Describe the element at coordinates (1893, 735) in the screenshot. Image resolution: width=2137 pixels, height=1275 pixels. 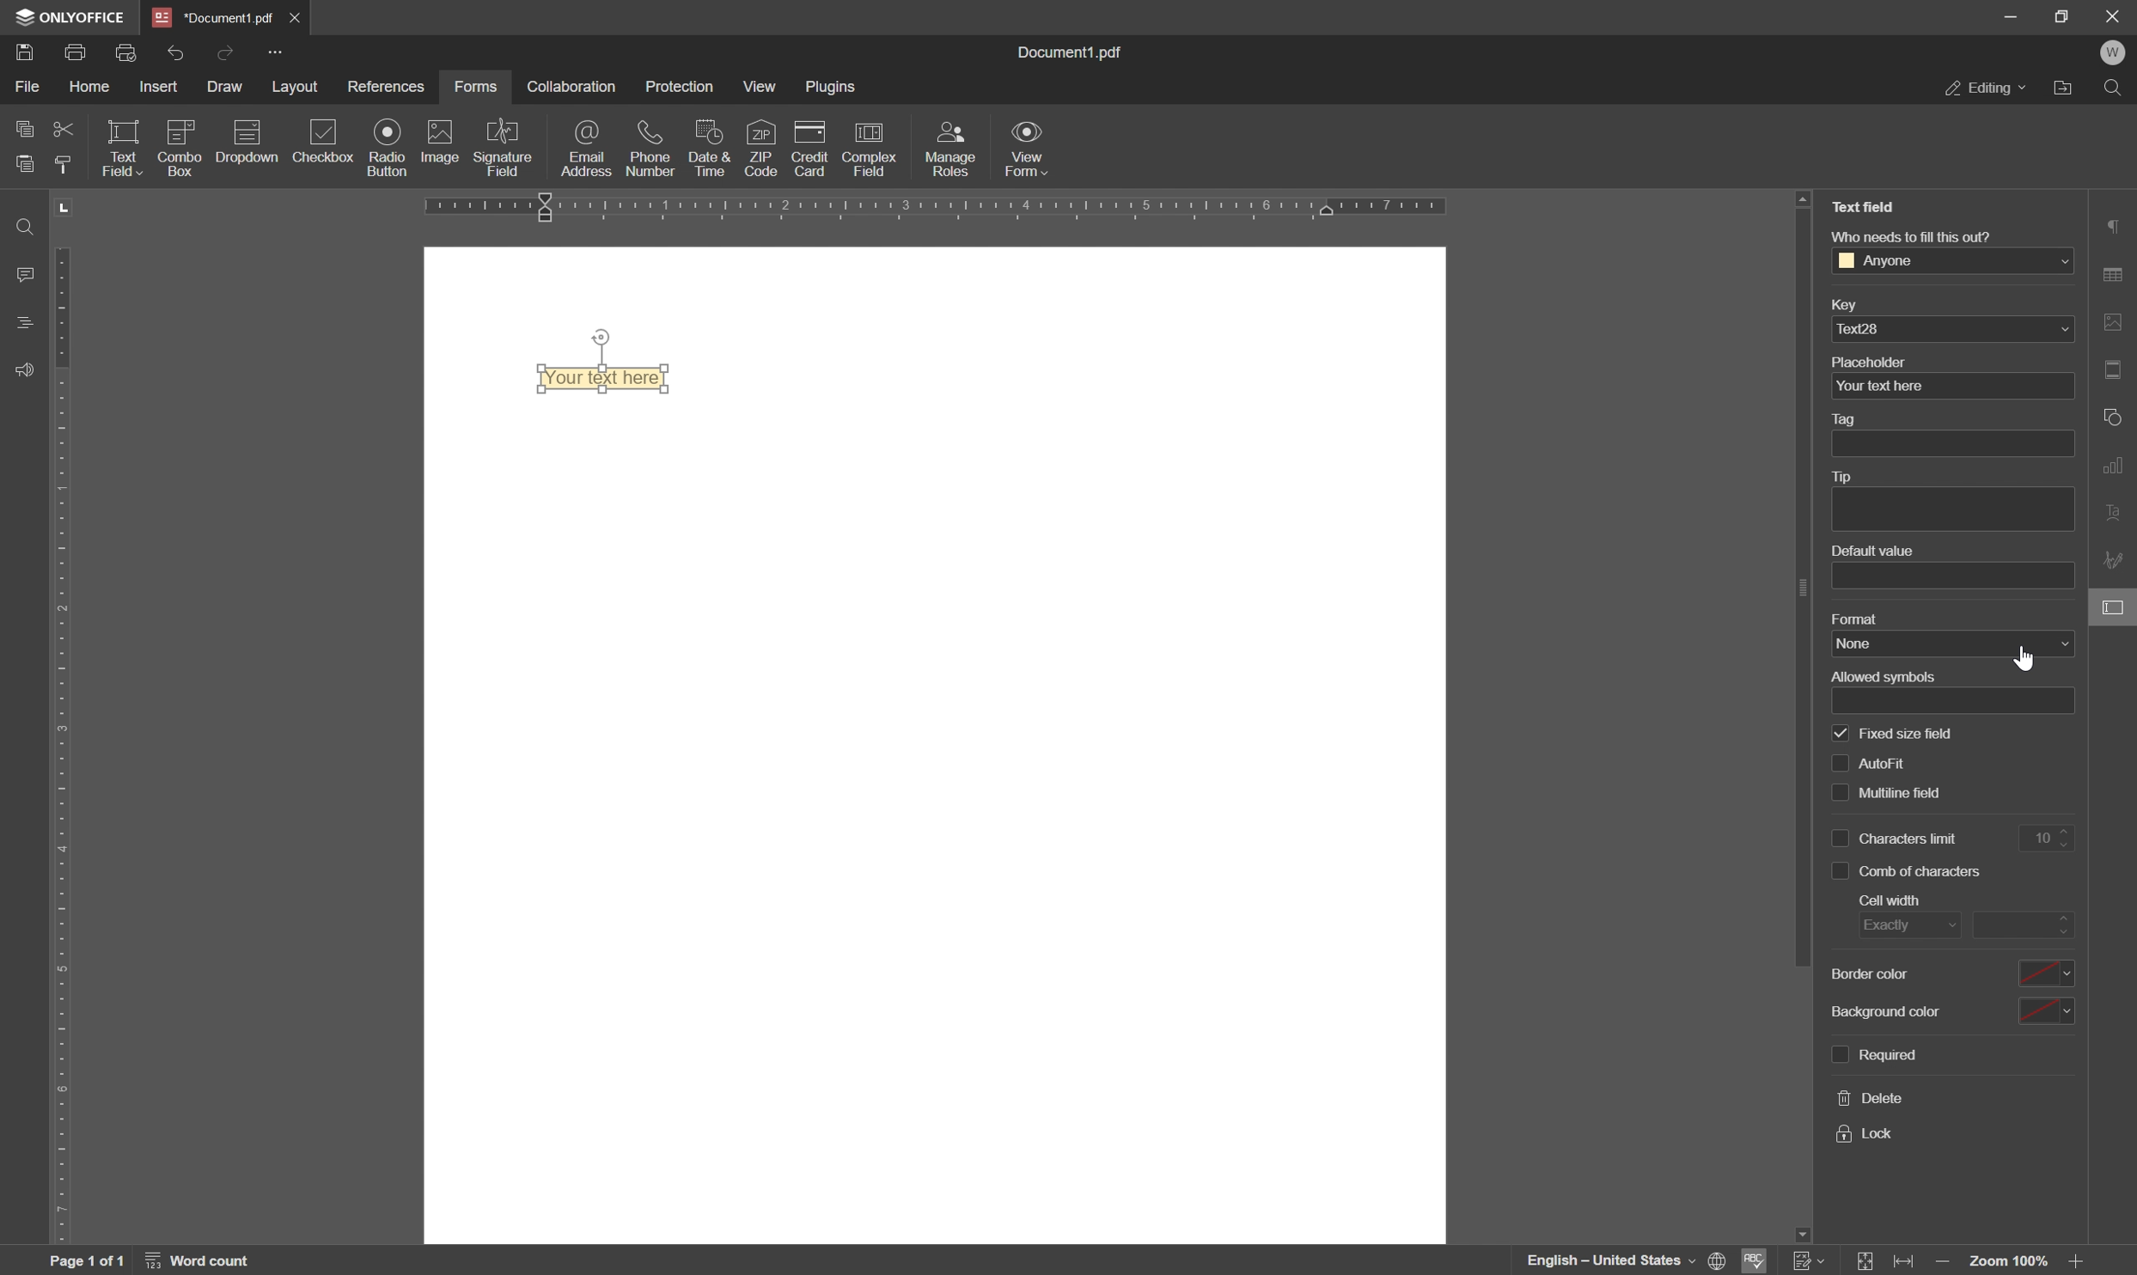
I see `fixed size field` at that location.